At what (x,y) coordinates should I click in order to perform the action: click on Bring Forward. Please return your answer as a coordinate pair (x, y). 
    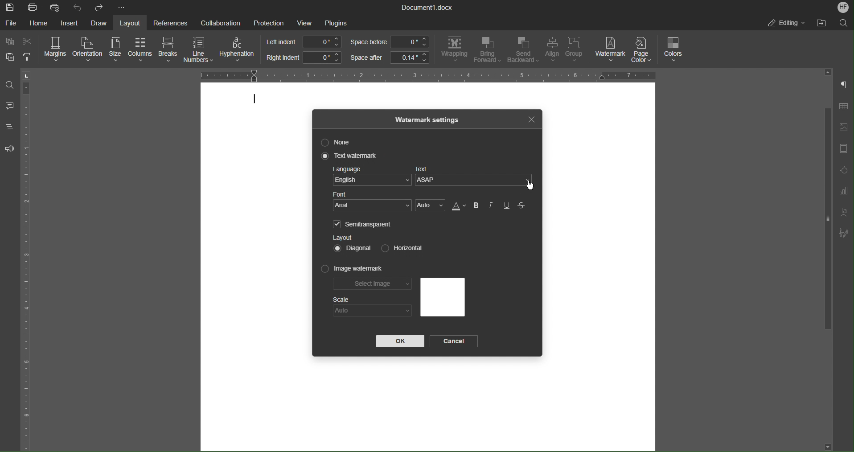
    Looking at the image, I should click on (487, 50).